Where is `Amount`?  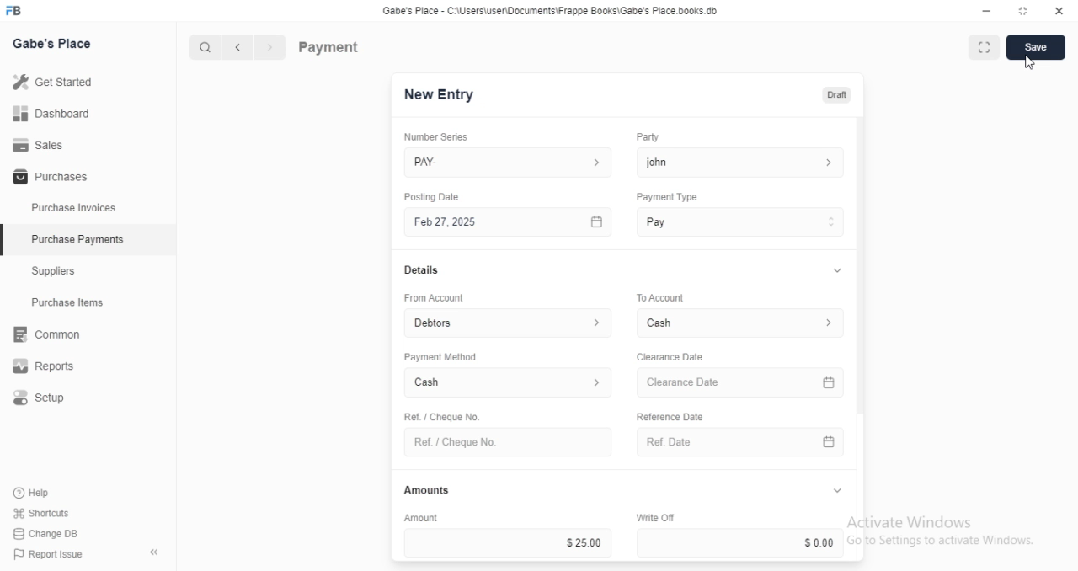 Amount is located at coordinates (419, 517).